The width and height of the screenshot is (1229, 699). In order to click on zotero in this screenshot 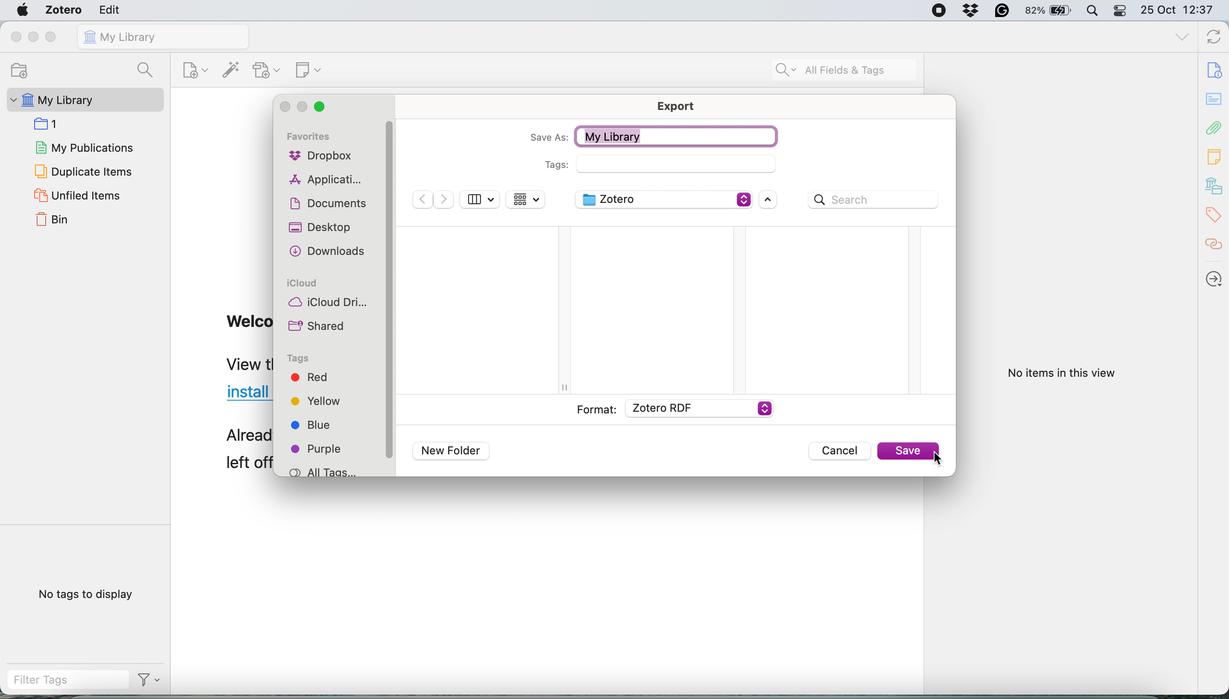, I will do `click(65, 9)`.